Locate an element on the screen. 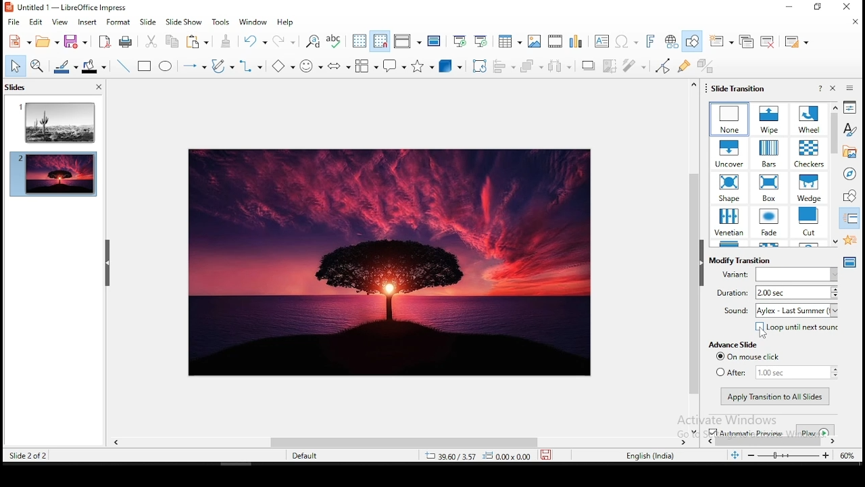 This screenshot has width=865, height=487. show grid is located at coordinates (359, 43).